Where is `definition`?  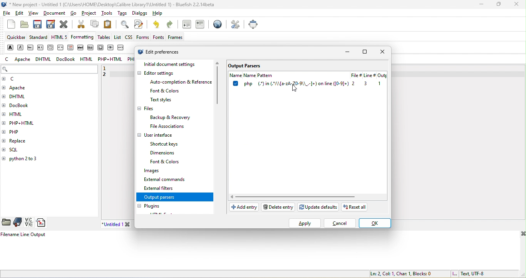 definition is located at coordinates (71, 48).